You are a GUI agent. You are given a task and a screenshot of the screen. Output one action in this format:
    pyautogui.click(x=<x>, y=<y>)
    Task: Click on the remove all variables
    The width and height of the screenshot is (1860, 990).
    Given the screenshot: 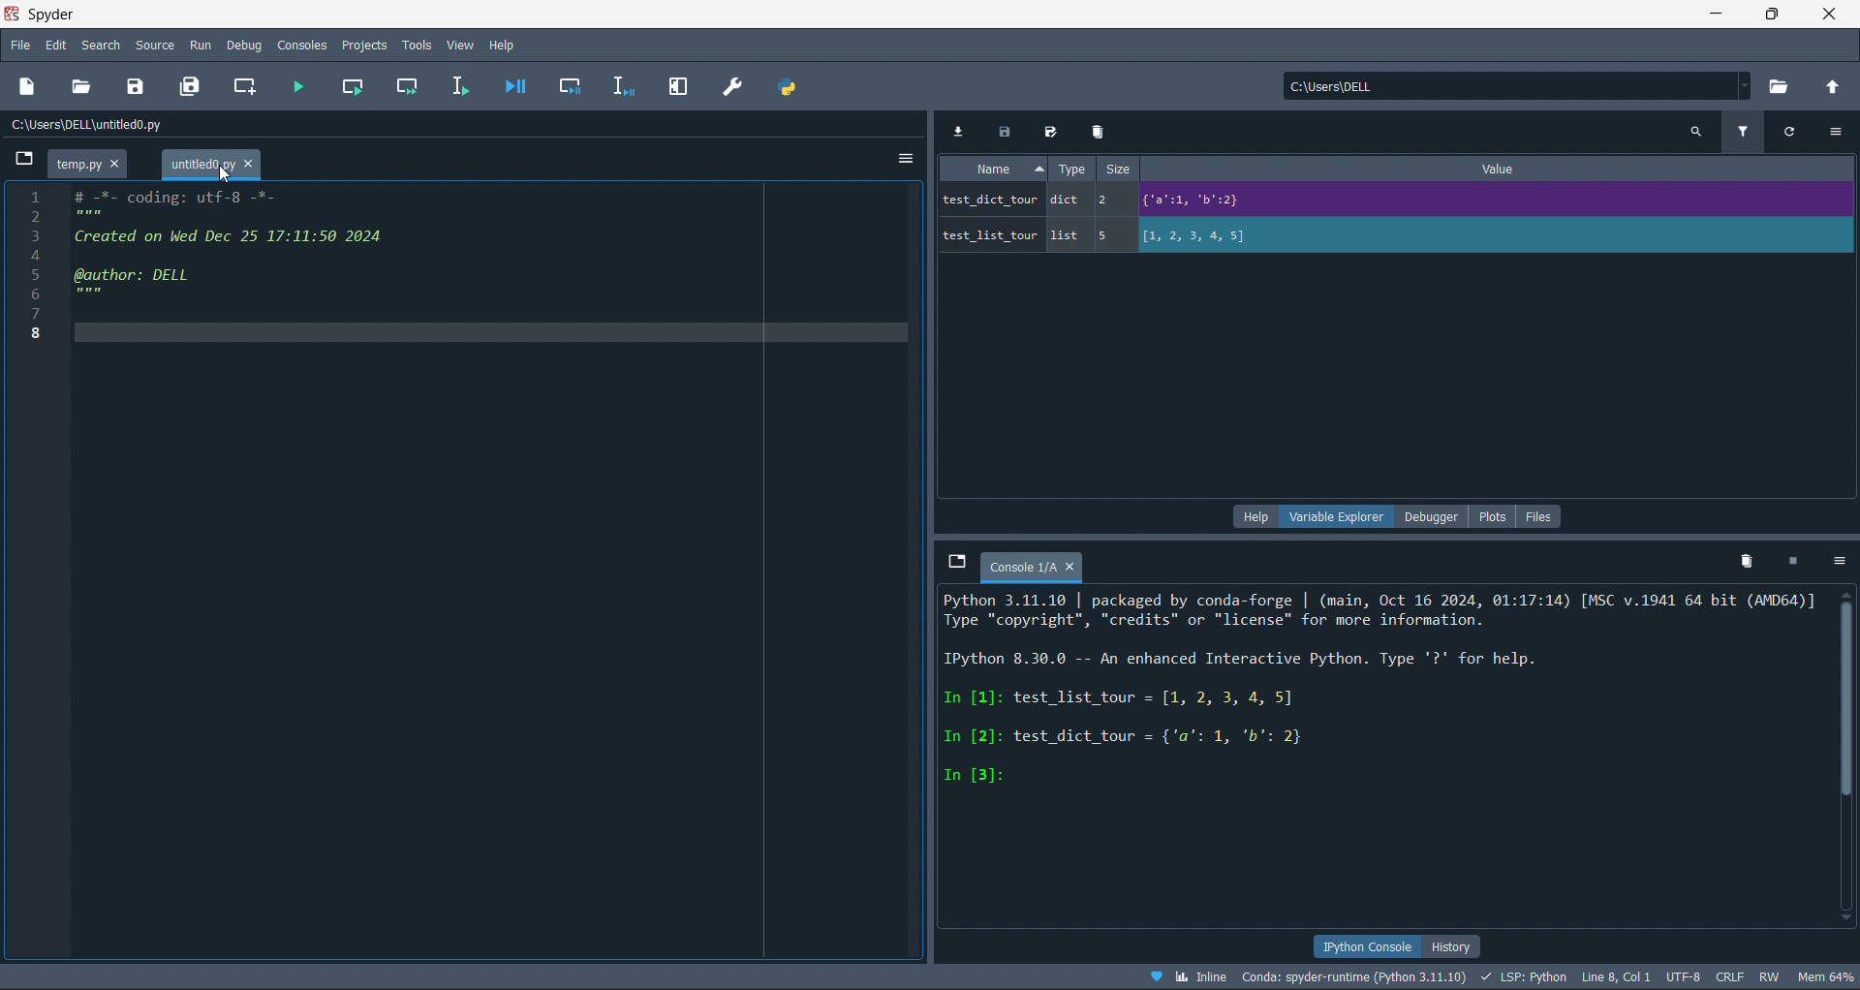 What is the action you would take?
    pyautogui.click(x=1743, y=560)
    